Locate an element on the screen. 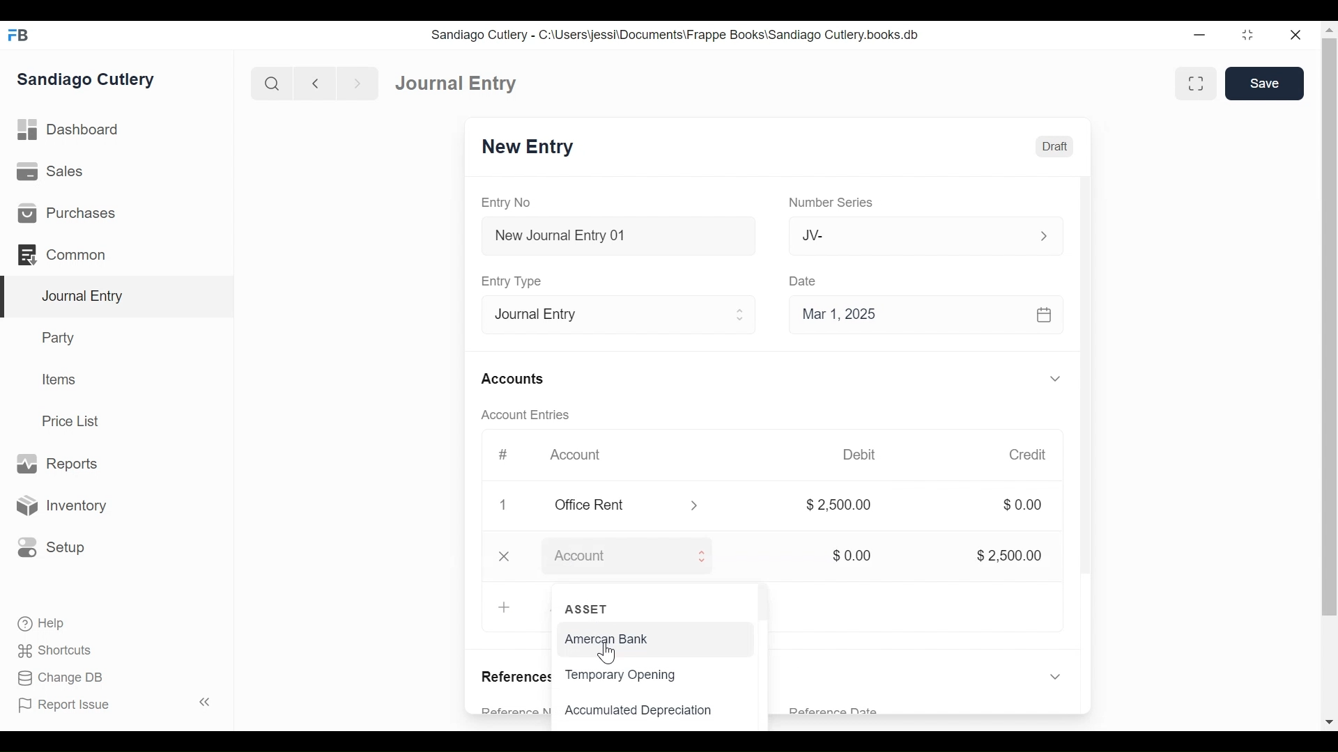  minimize is located at coordinates (1199, 32).